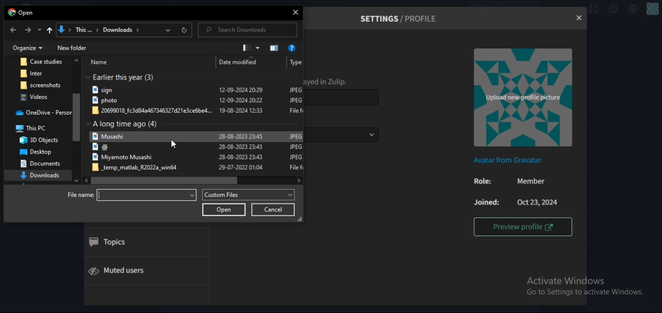 This screenshot has height=313, width=662. What do you see at coordinates (78, 117) in the screenshot?
I see `scroll bar` at bounding box center [78, 117].